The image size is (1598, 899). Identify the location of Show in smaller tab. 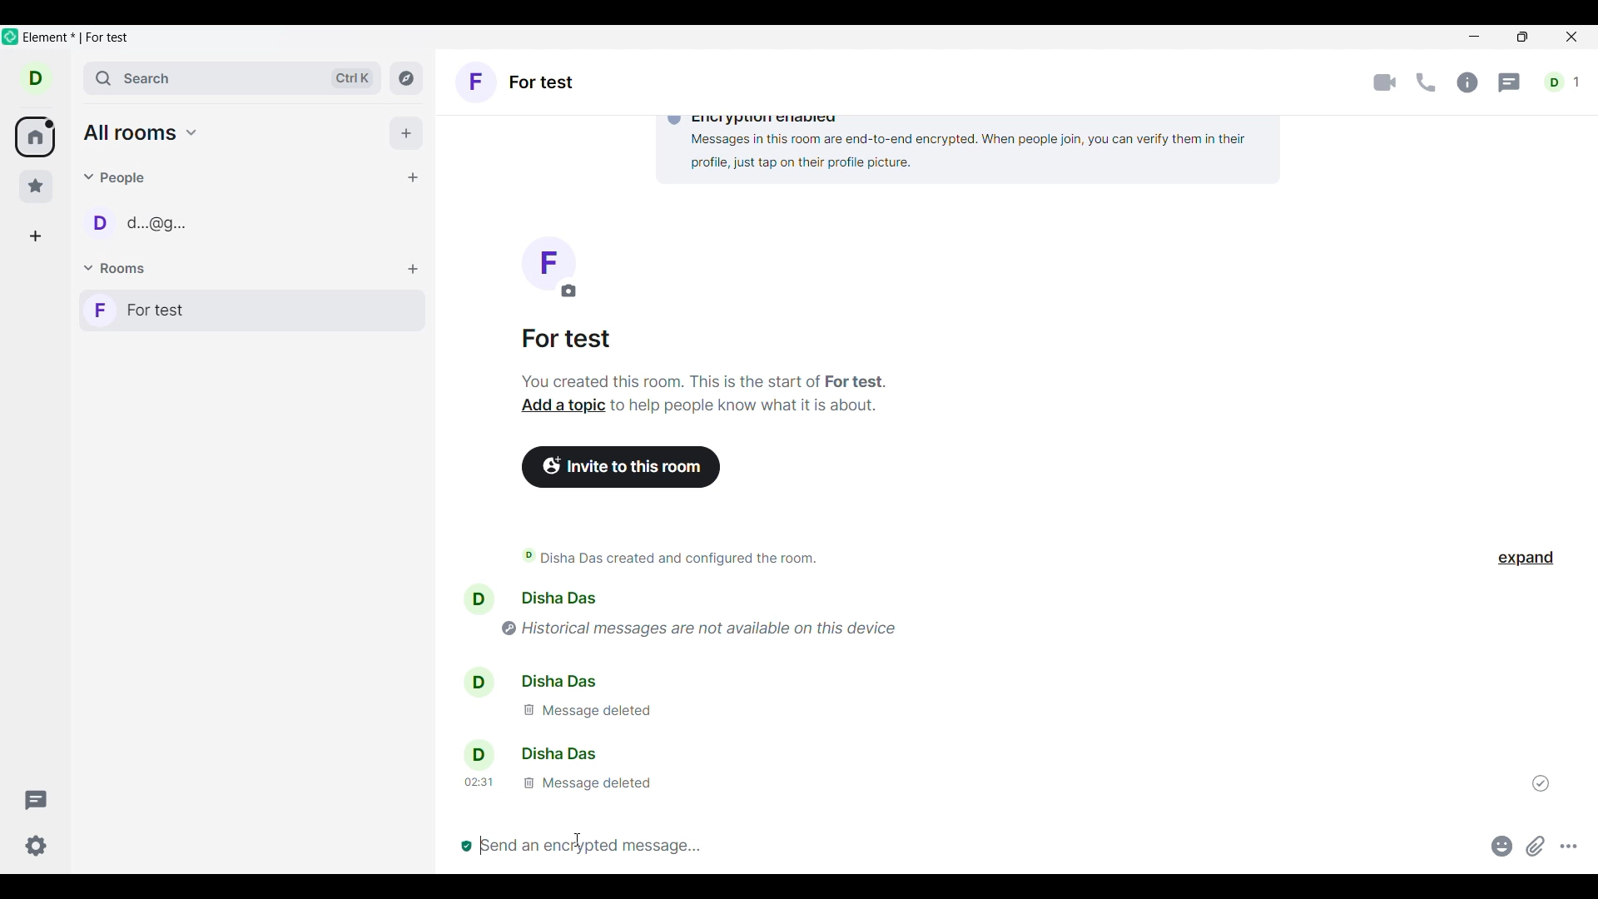
(1522, 37).